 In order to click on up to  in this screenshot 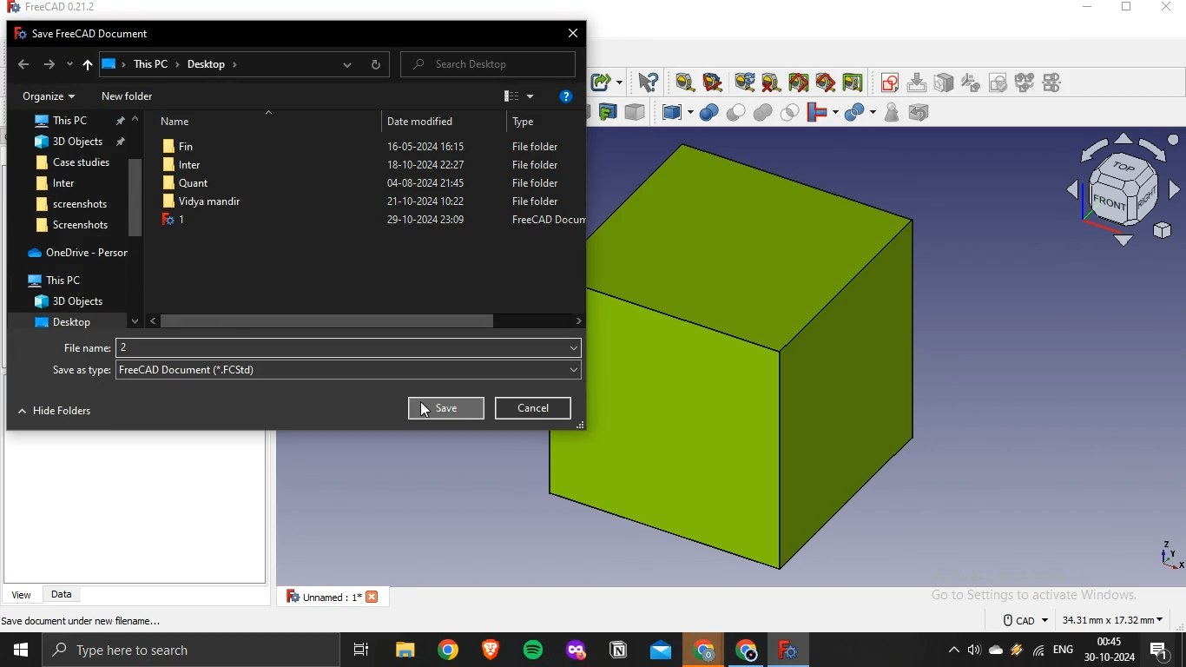, I will do `click(88, 65)`.